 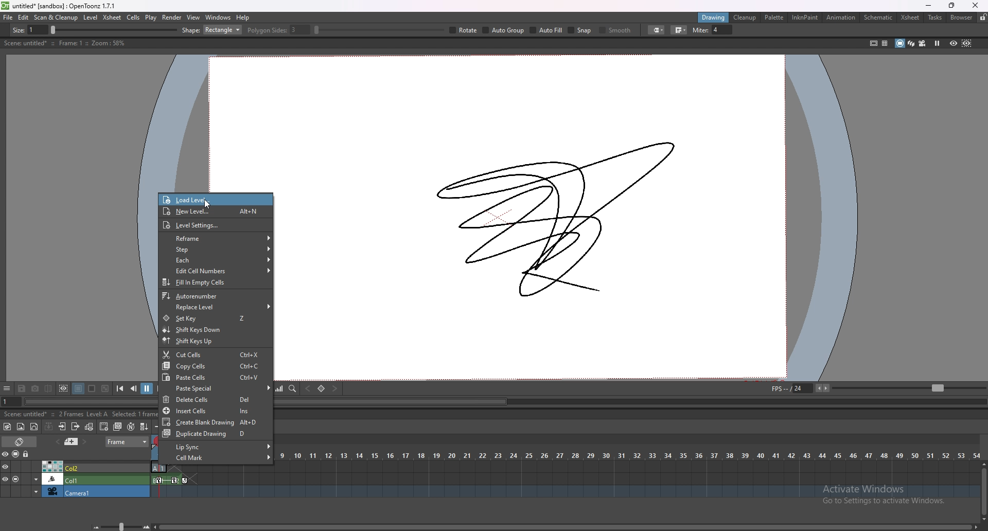 What do you see at coordinates (564, 492) in the screenshot?
I see `timeline` at bounding box center [564, 492].